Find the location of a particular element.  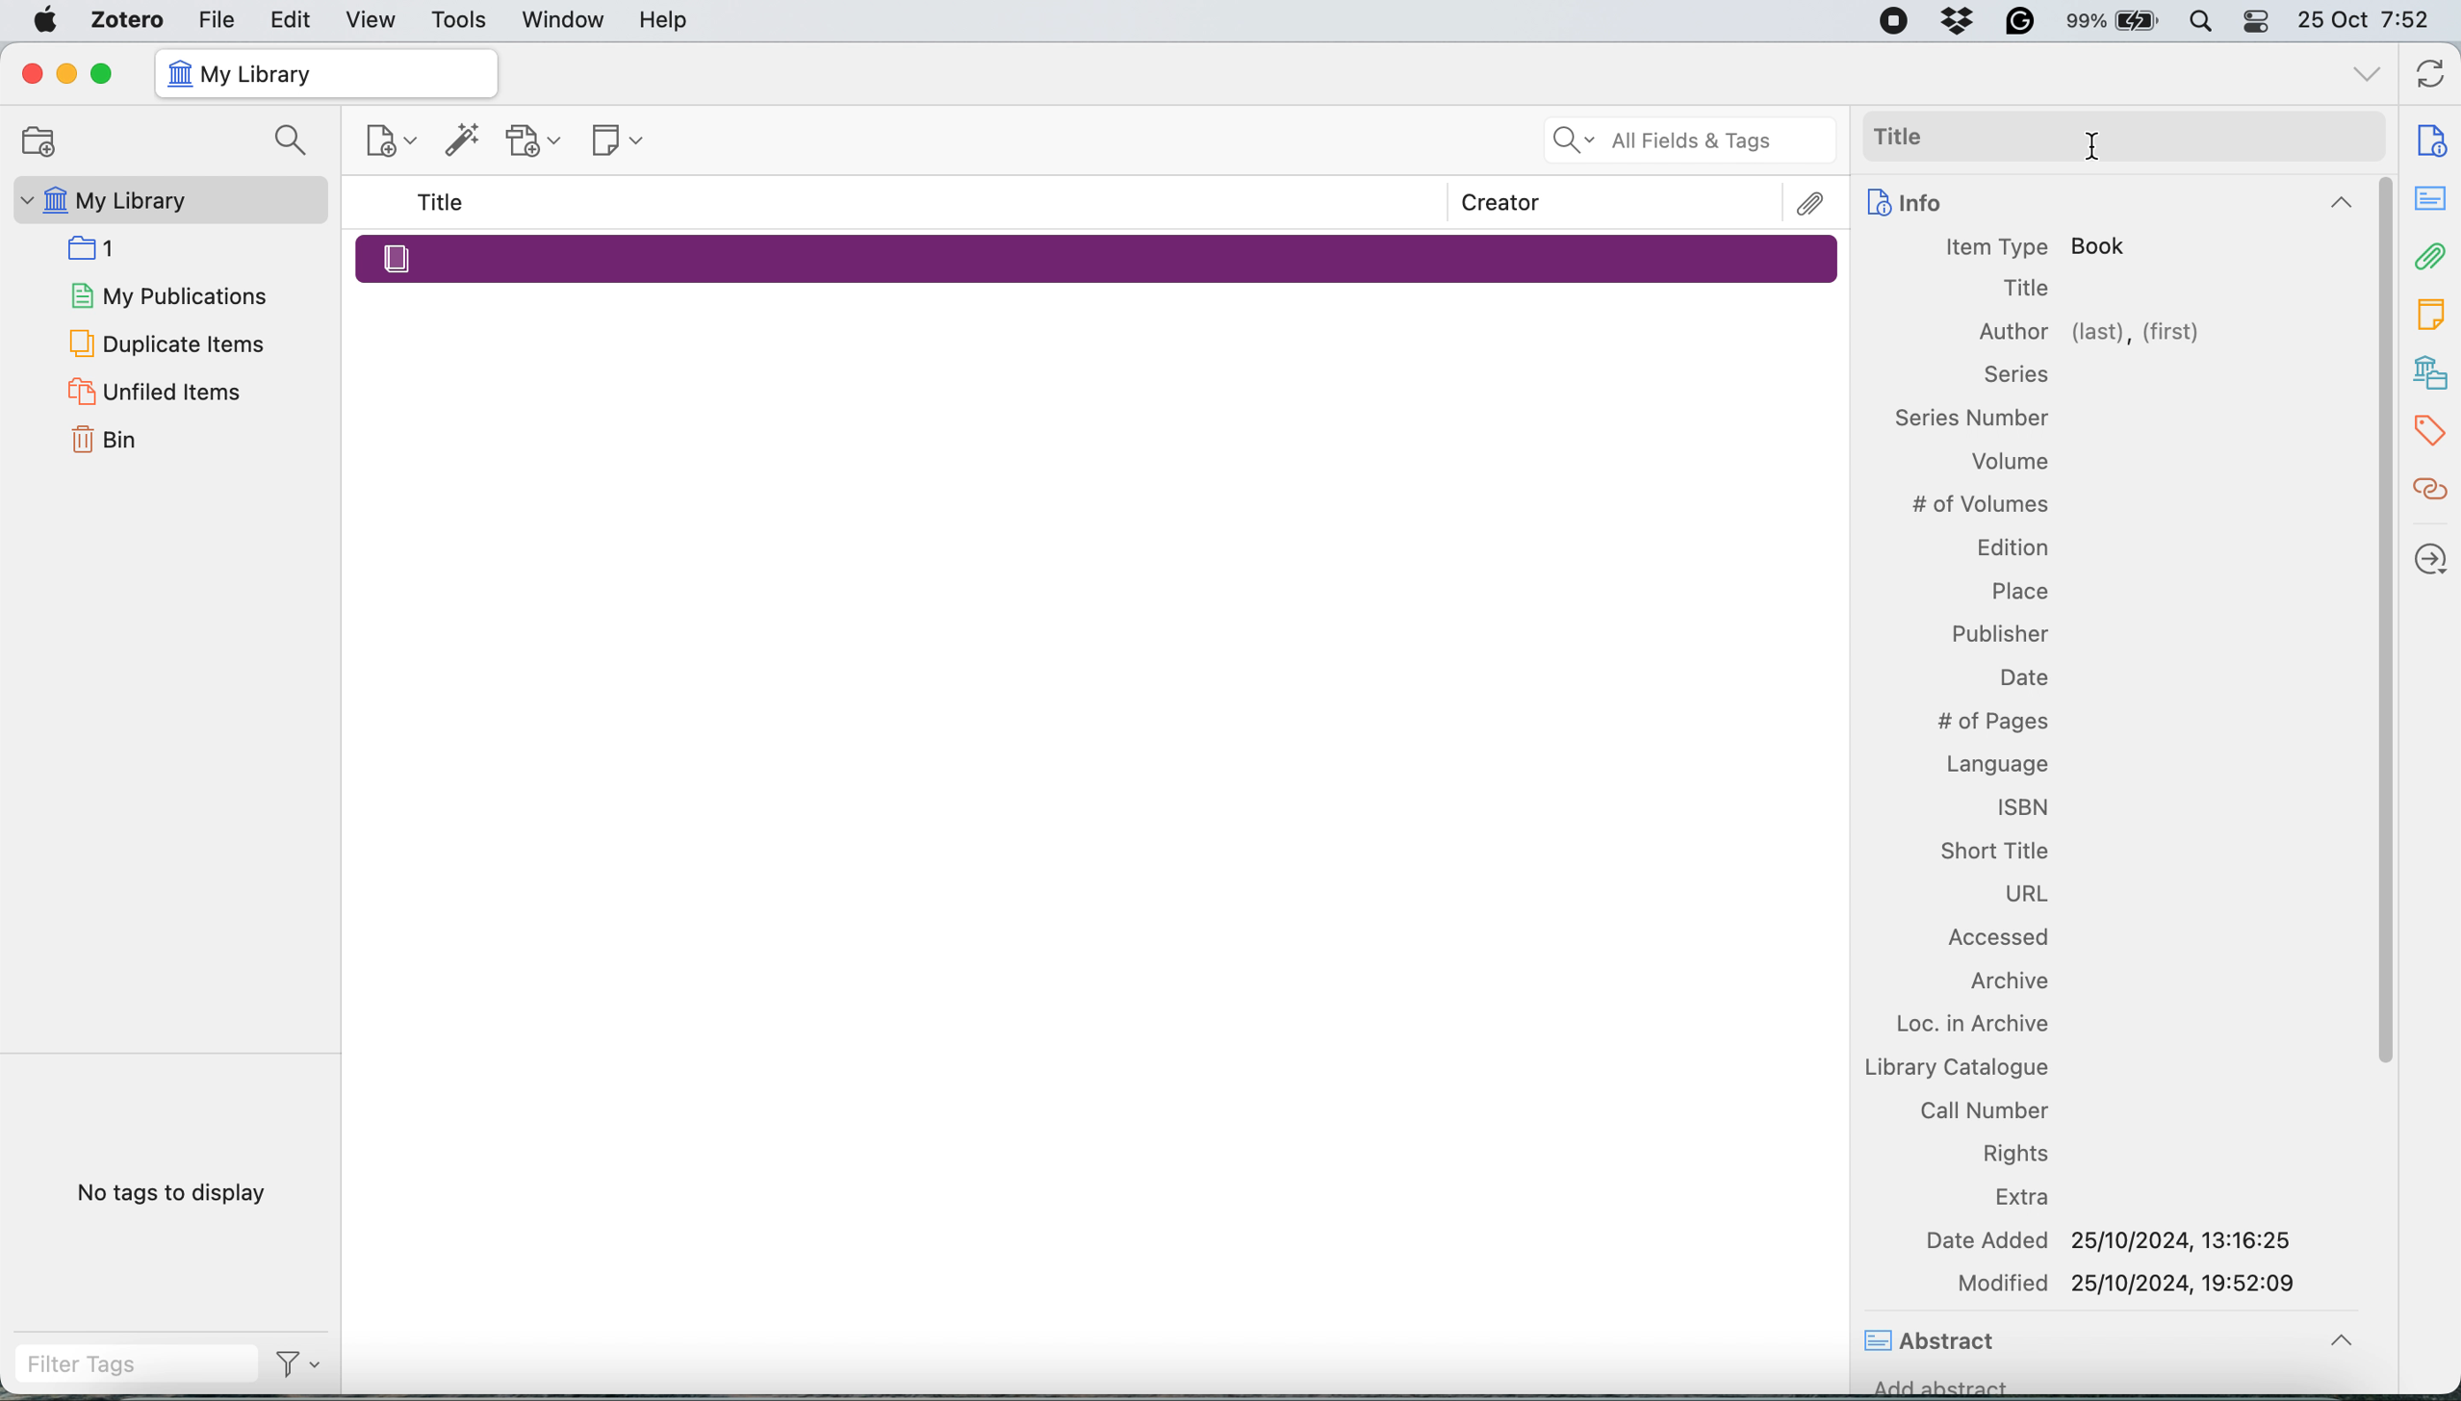

Add abstract  is located at coordinates (1941, 1391).